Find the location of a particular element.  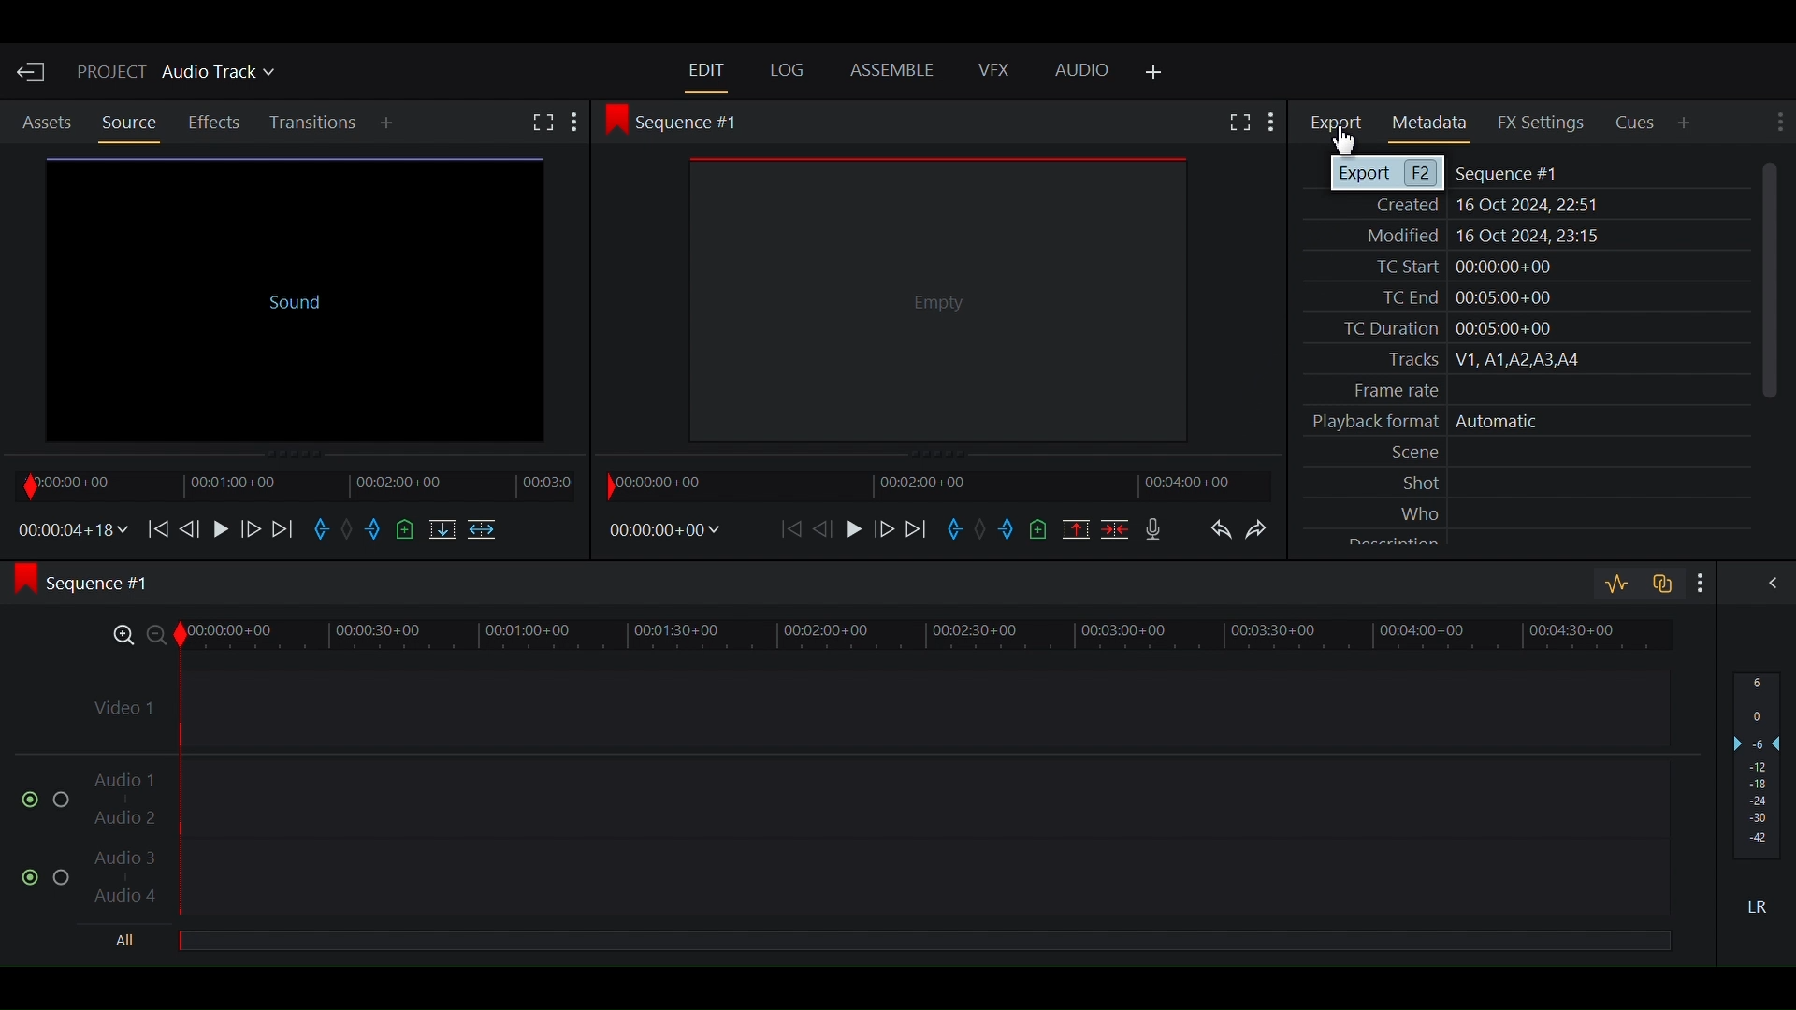

Audio Track 1, Audio Track 2 is located at coordinates (878, 790).